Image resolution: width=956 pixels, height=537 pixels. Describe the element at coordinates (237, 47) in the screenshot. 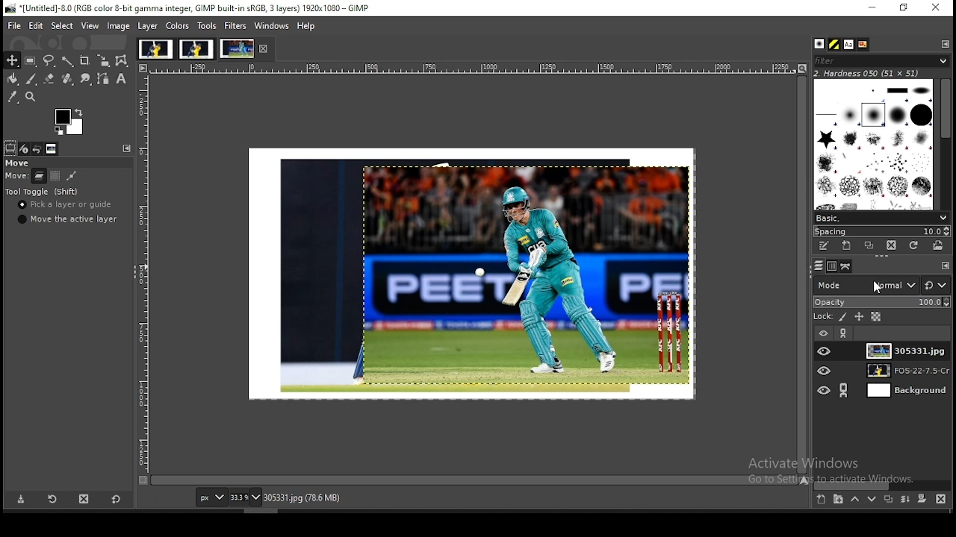

I see `image` at that location.